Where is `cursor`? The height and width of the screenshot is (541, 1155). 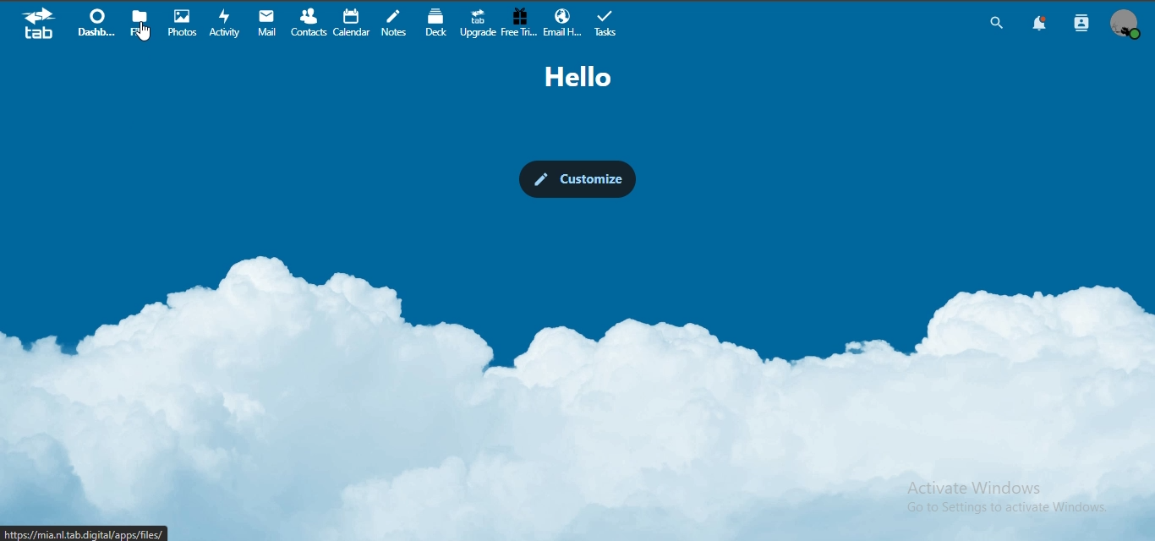
cursor is located at coordinates (144, 36).